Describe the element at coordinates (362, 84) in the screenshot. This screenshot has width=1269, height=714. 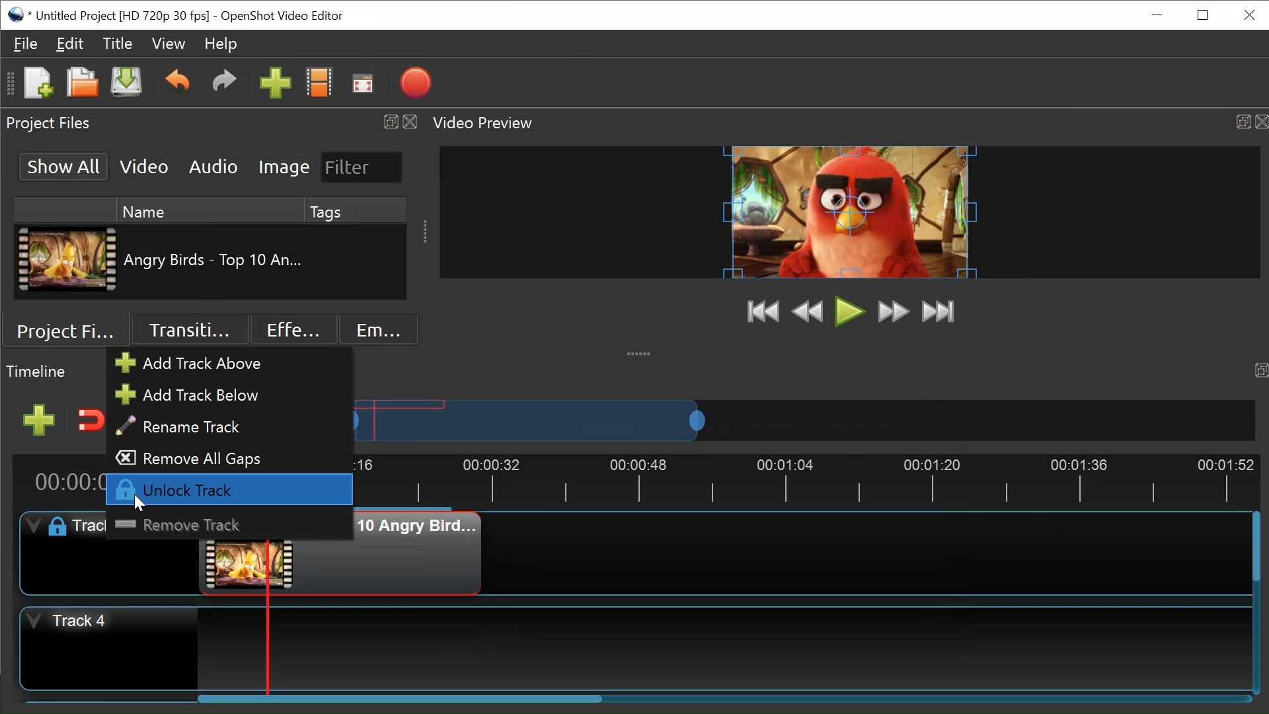
I see `Fullscreen` at that location.